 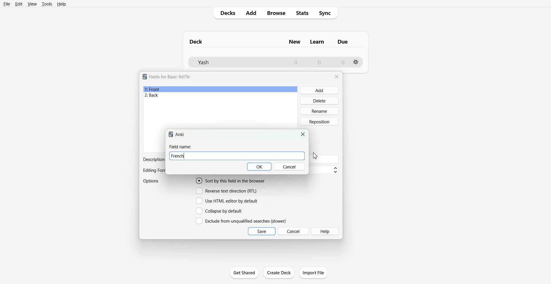 I want to click on Enter Description, so click(x=325, y=159).